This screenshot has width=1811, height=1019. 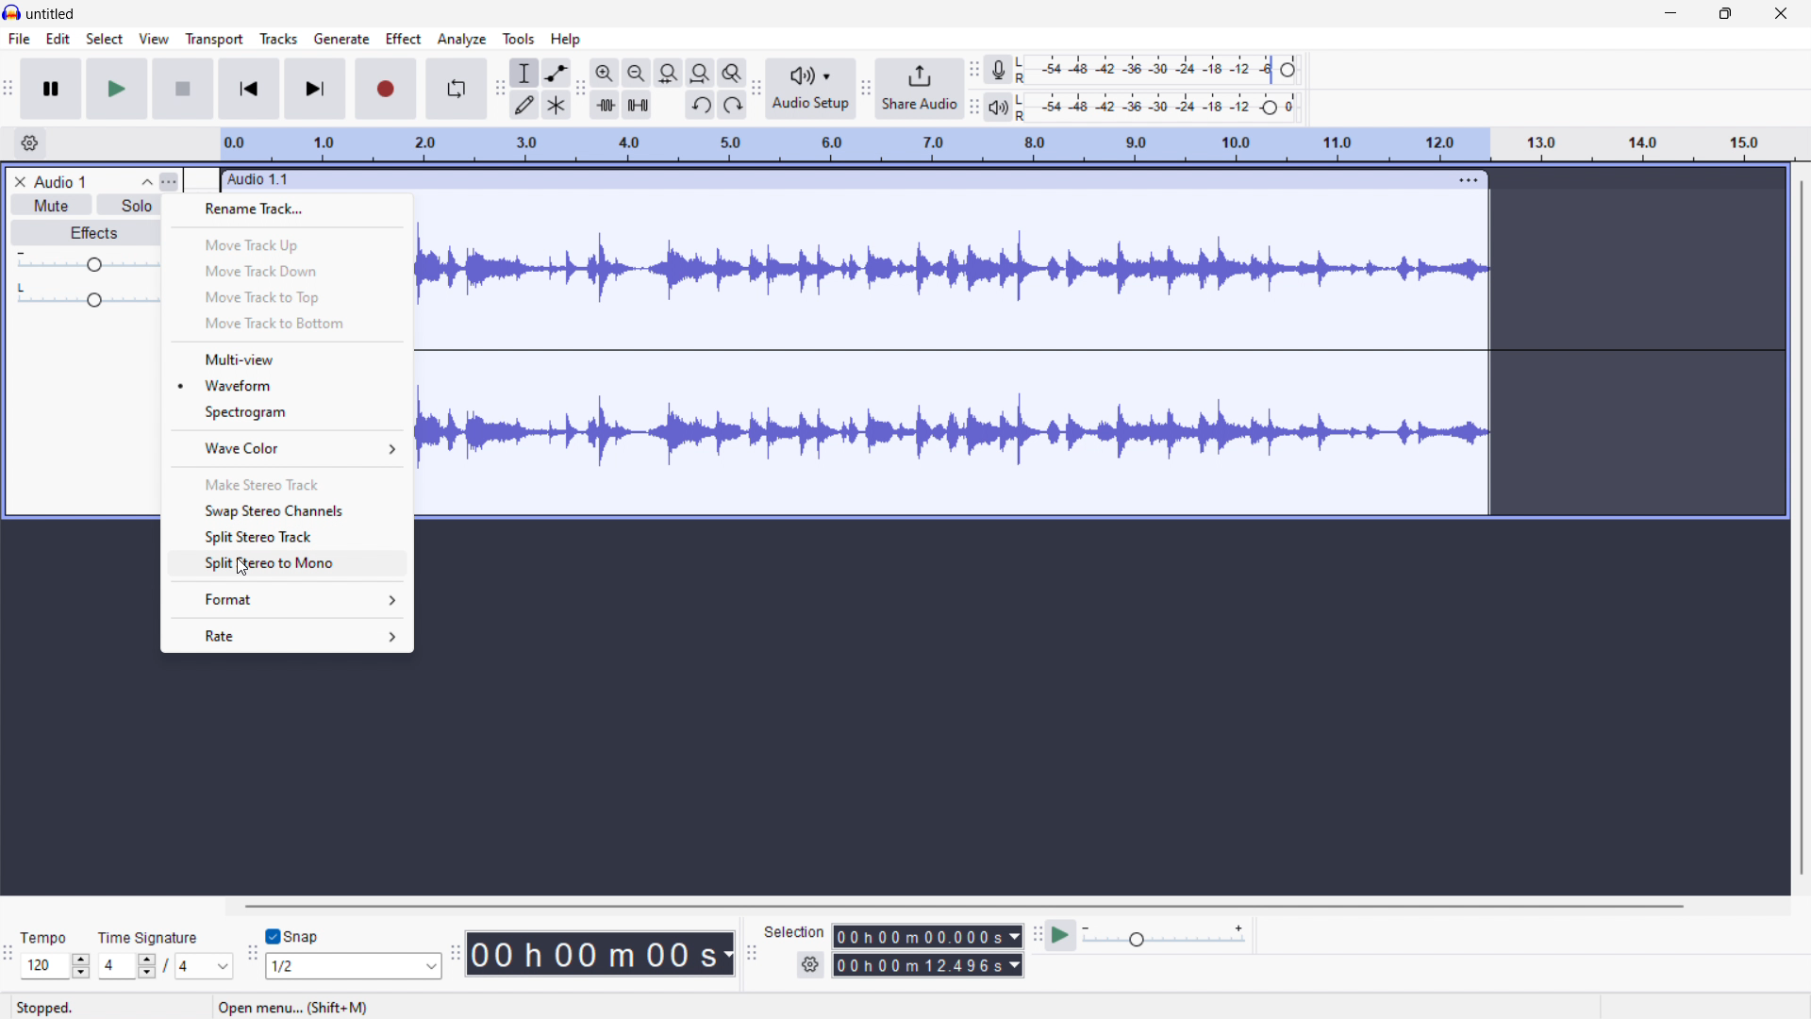 What do you see at coordinates (1163, 936) in the screenshot?
I see `playback speed` at bounding box center [1163, 936].